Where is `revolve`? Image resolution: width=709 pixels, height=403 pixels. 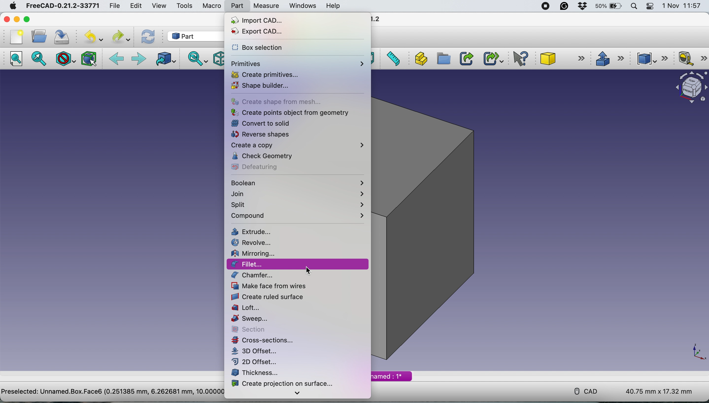
revolve is located at coordinates (255, 242).